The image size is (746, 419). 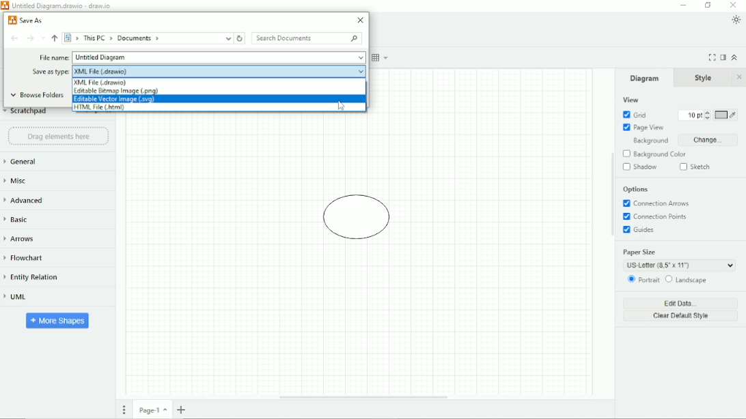 I want to click on Scratchpad, so click(x=25, y=113).